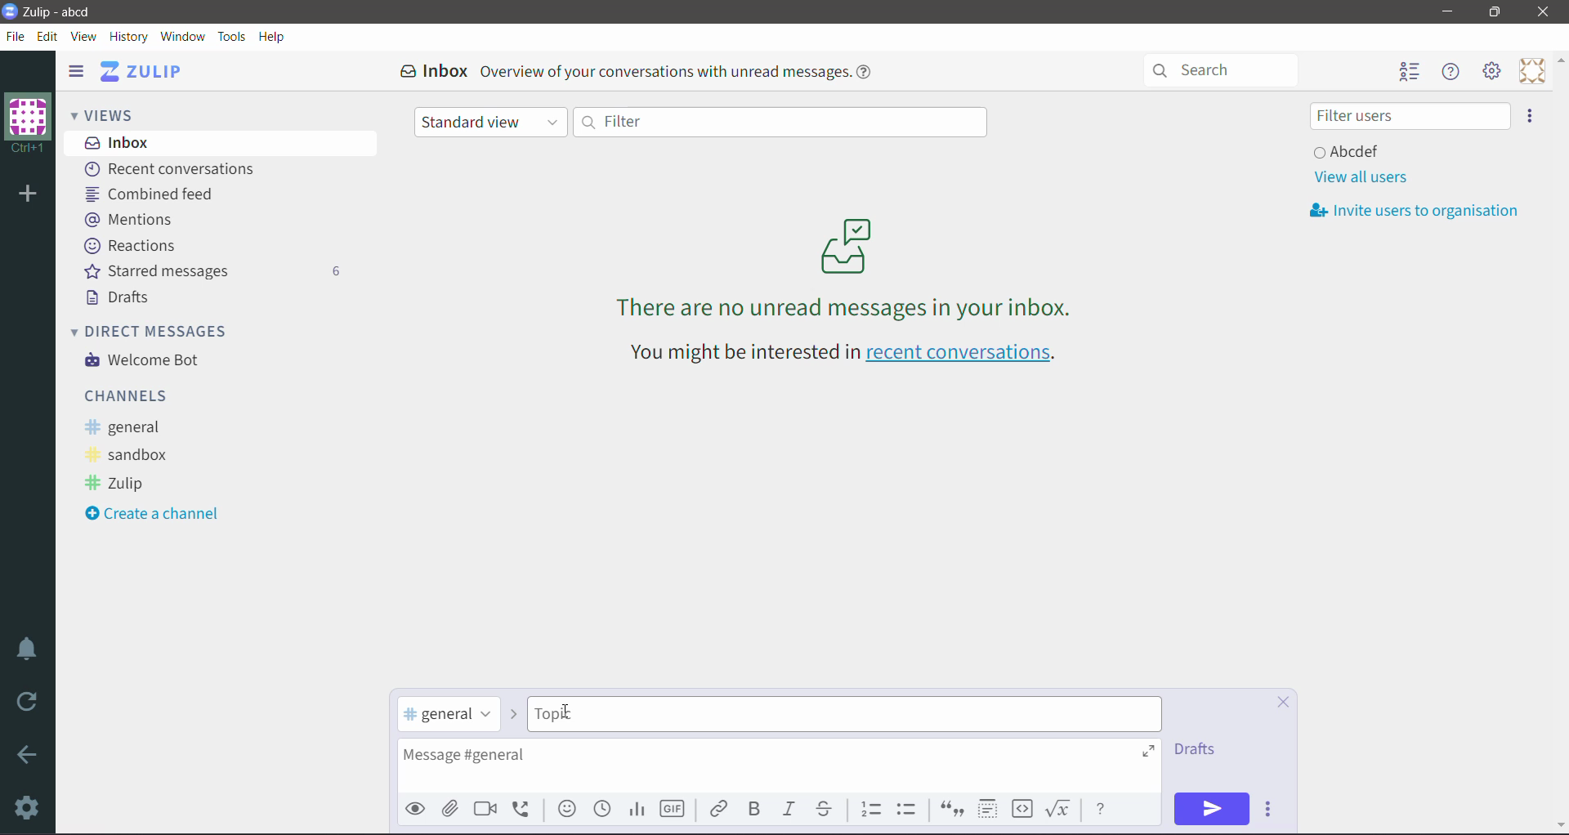 The width and height of the screenshot is (1569, 835). Describe the element at coordinates (1532, 71) in the screenshot. I see `Personal Menu` at that location.